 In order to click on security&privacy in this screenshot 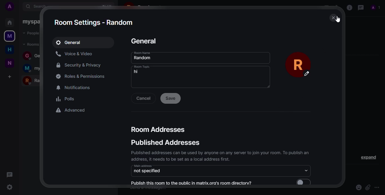, I will do `click(83, 65)`.